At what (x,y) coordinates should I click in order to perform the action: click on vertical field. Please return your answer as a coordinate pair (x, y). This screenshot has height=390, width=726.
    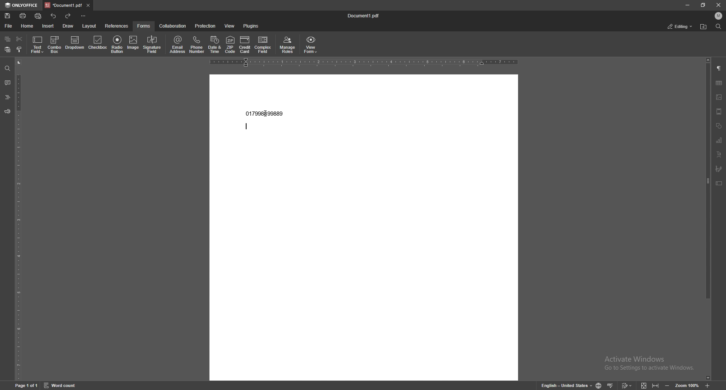
    Looking at the image, I should click on (18, 219).